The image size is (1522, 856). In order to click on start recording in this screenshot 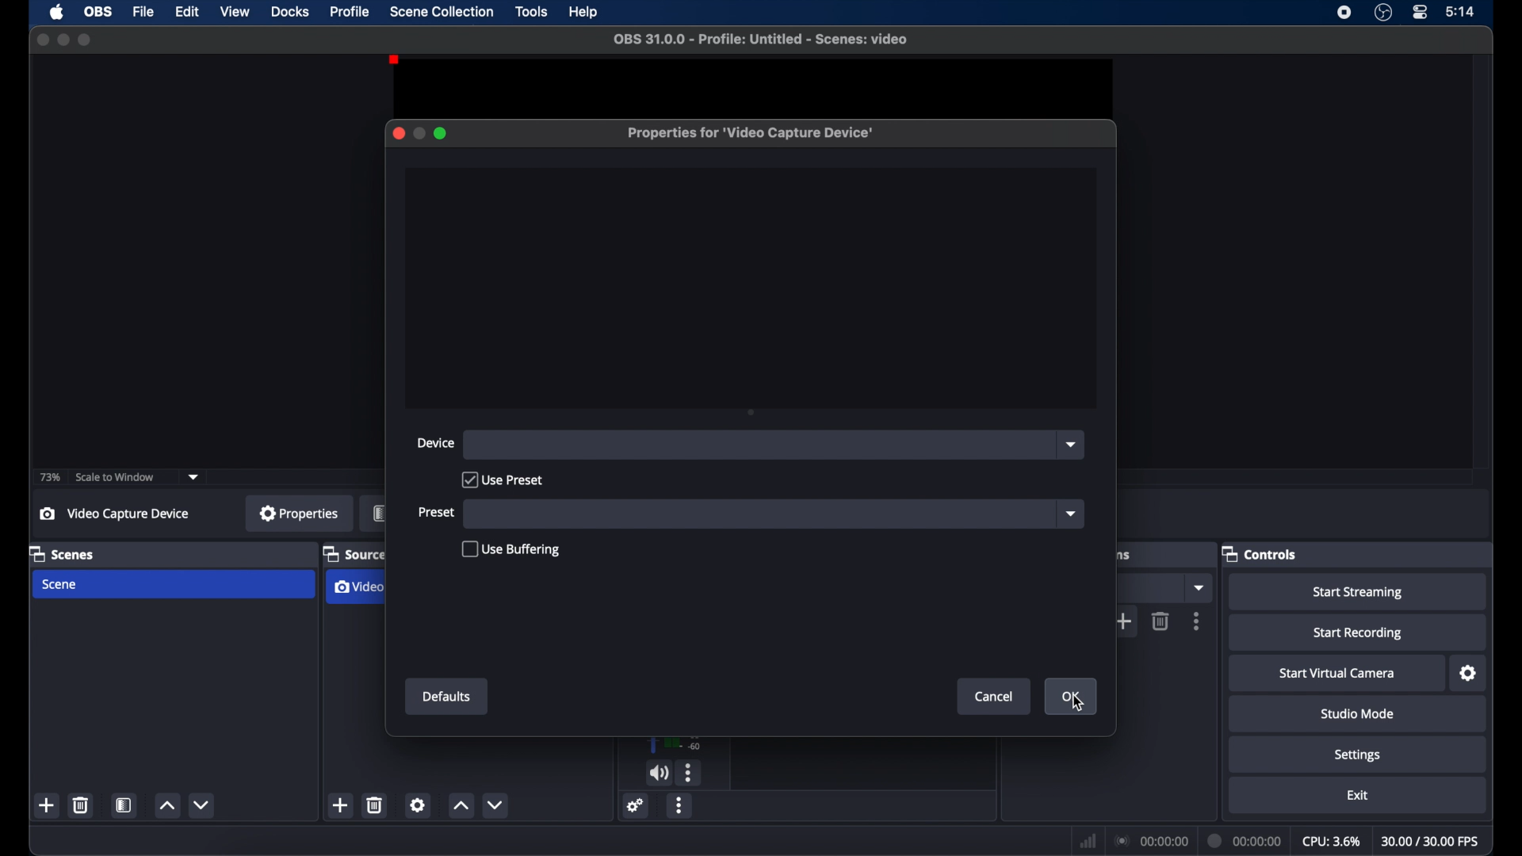, I will do `click(1359, 633)`.